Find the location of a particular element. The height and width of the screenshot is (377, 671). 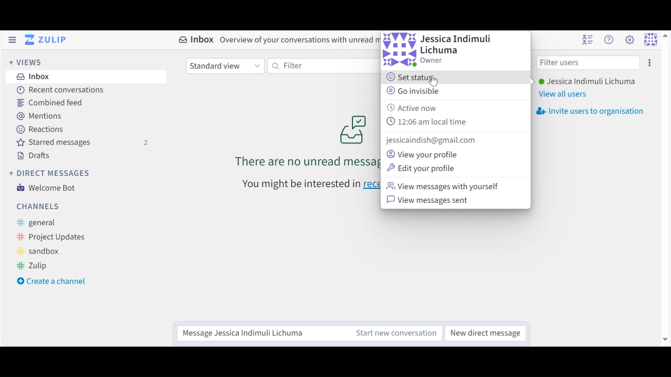

Active now is located at coordinates (414, 109).